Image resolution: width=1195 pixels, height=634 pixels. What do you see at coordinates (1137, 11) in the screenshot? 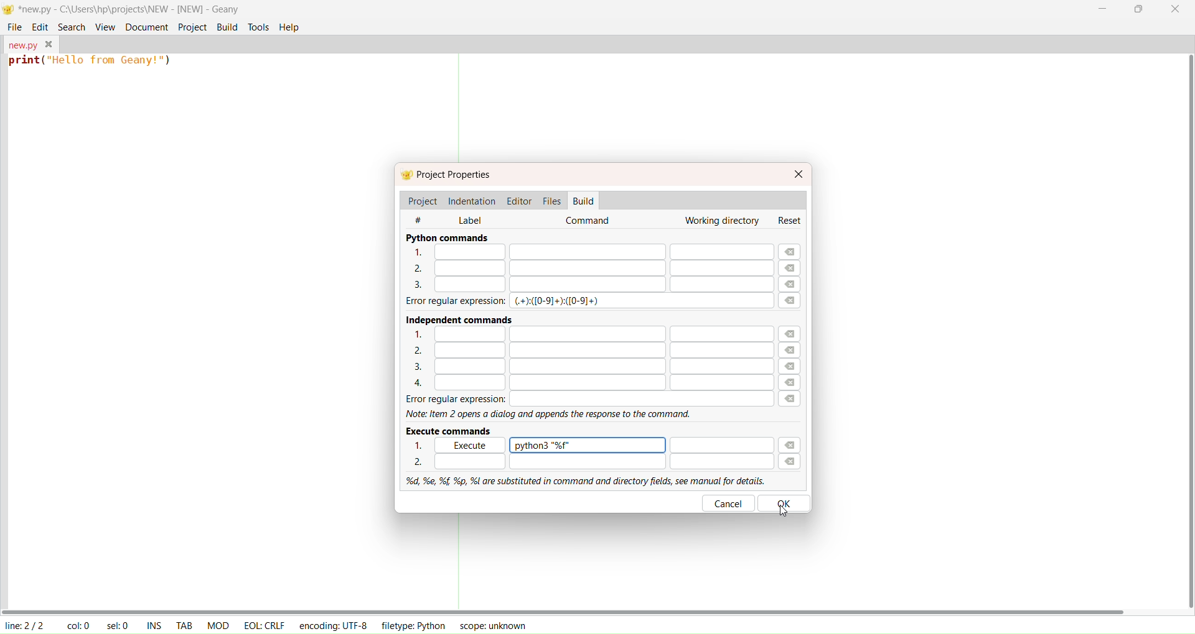
I see `maximize` at bounding box center [1137, 11].